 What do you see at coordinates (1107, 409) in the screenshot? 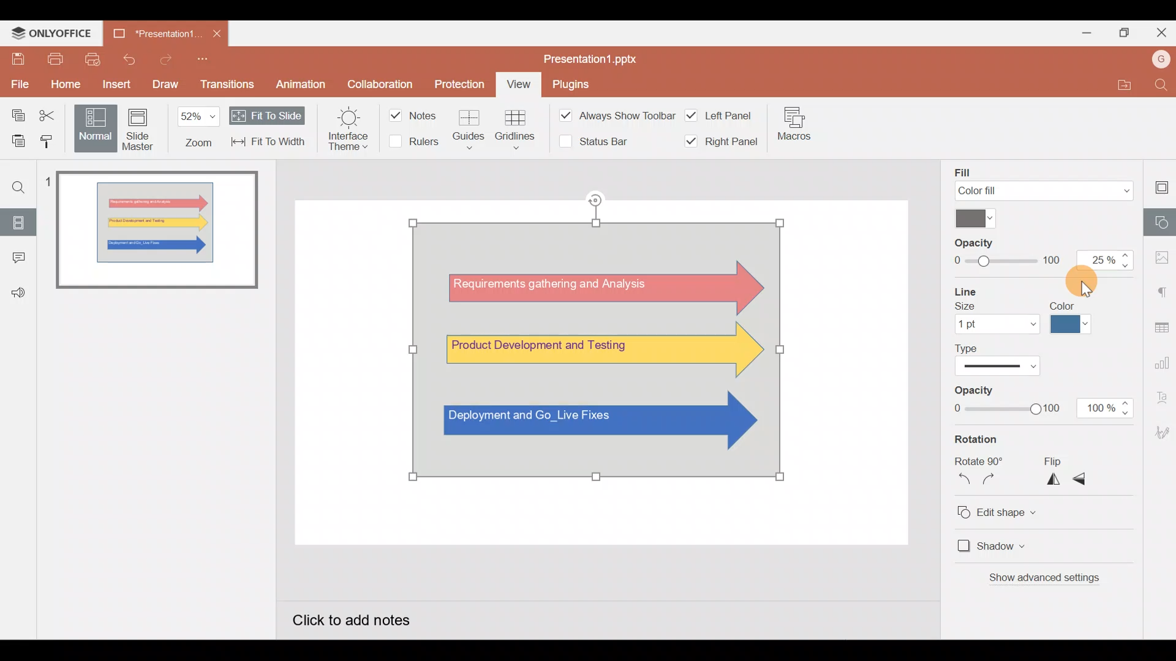
I see `Opacity % - 100%` at bounding box center [1107, 409].